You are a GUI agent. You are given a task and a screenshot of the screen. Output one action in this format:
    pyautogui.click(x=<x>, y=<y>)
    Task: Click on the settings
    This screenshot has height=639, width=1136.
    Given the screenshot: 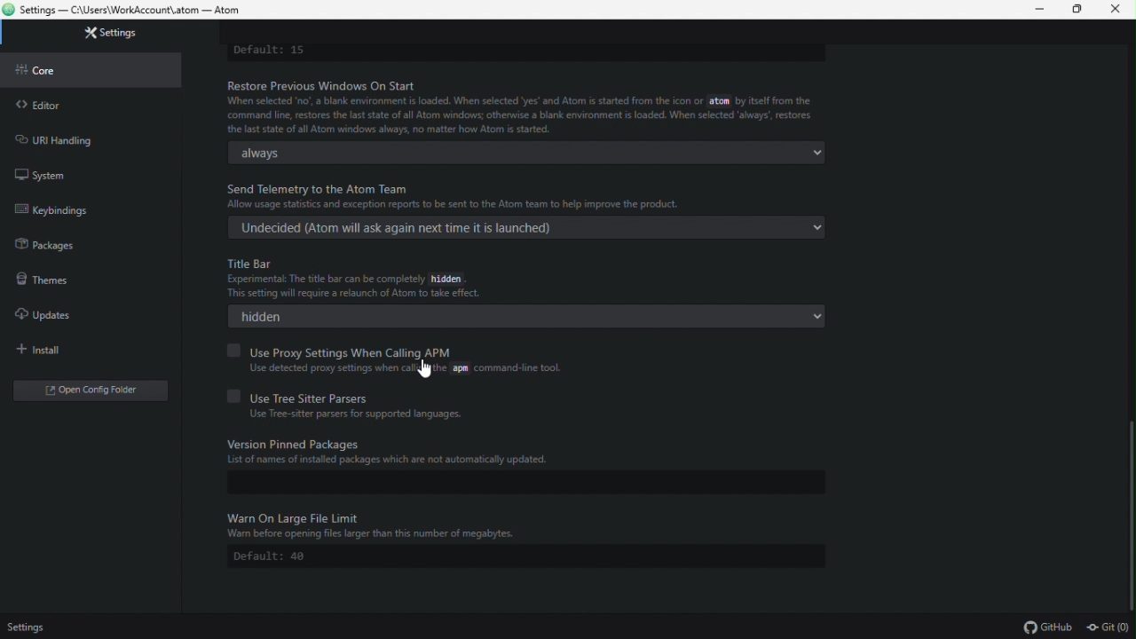 What is the action you would take?
    pyautogui.click(x=28, y=628)
    